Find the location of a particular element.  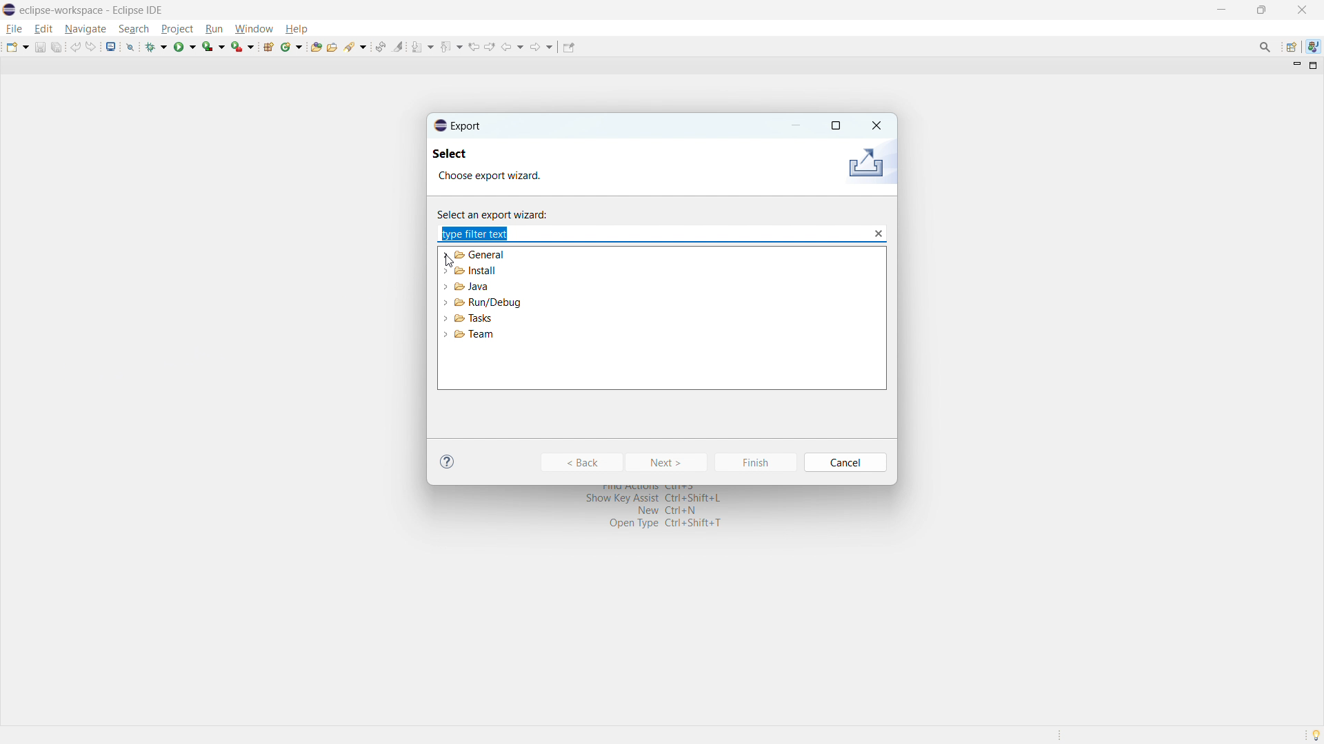

debug is located at coordinates (157, 47).